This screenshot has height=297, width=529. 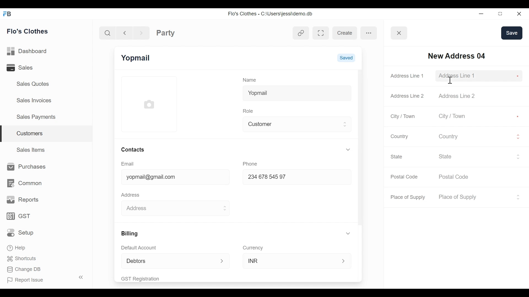 What do you see at coordinates (25, 167) in the screenshot?
I see `Purchases` at bounding box center [25, 167].